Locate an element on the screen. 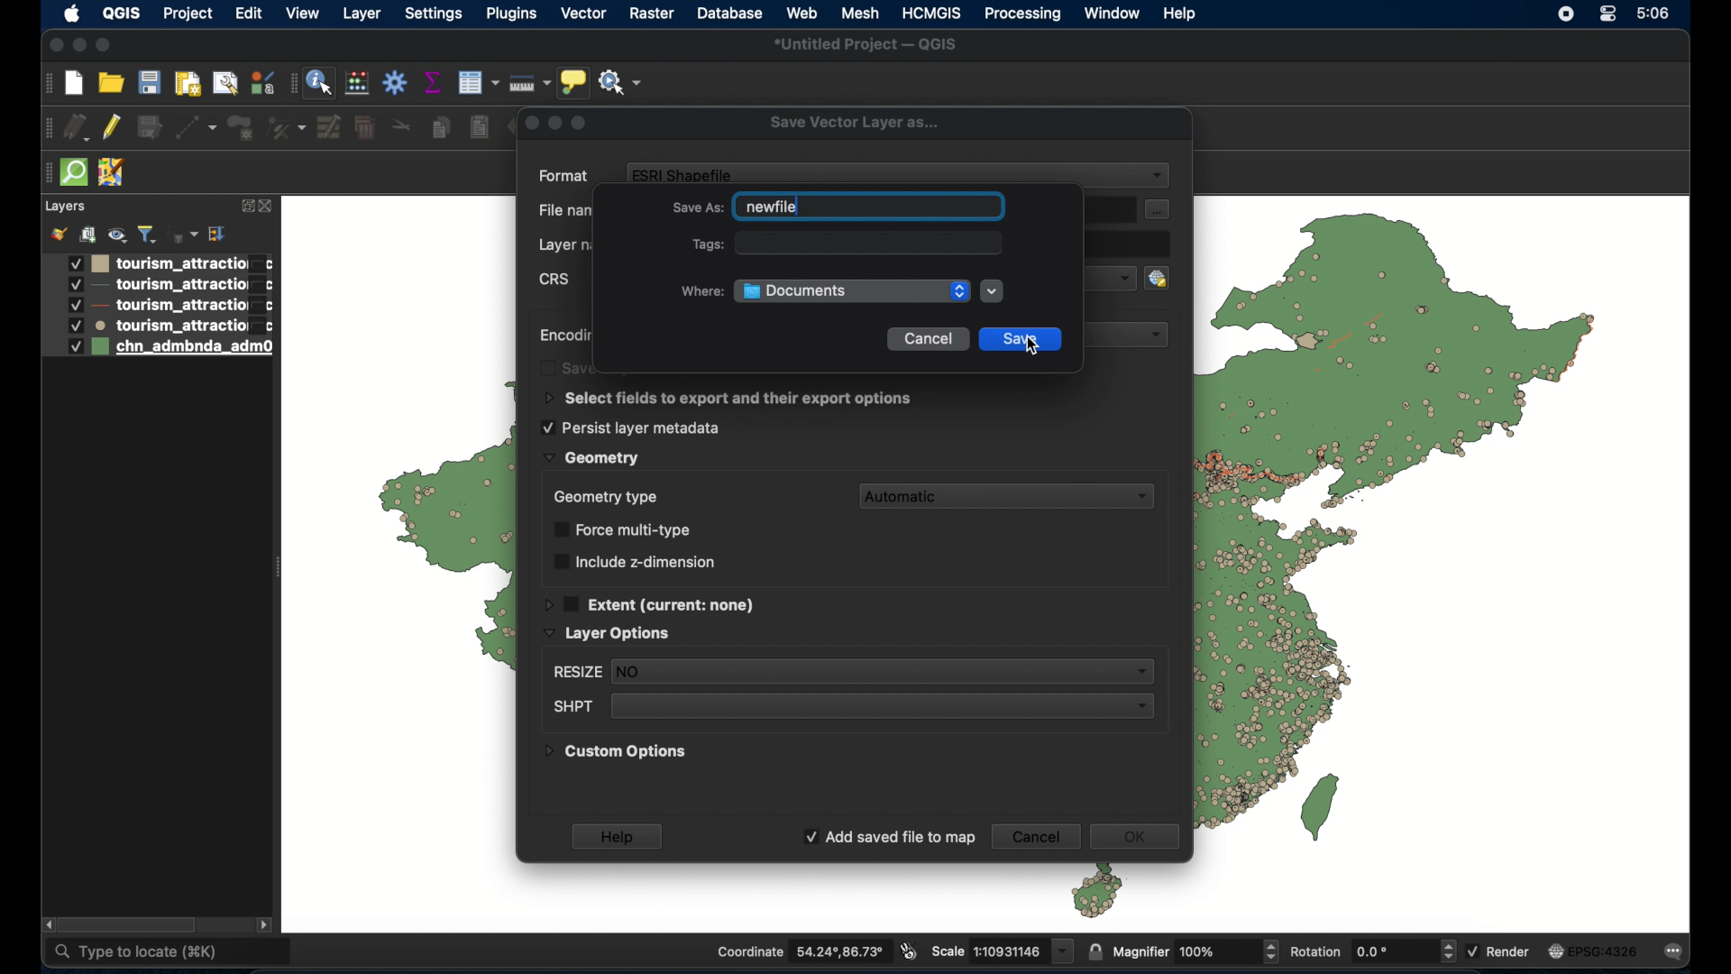 This screenshot has height=974, width=1731. rotation is located at coordinates (1371, 950).